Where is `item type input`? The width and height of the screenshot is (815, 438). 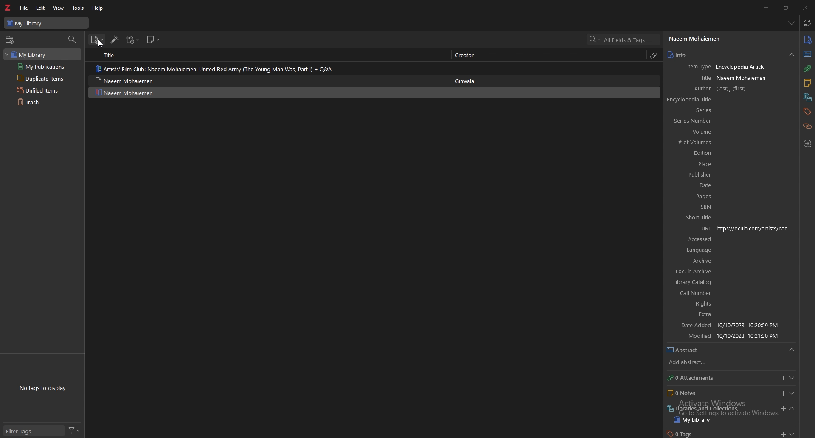 item type input is located at coordinates (756, 67).